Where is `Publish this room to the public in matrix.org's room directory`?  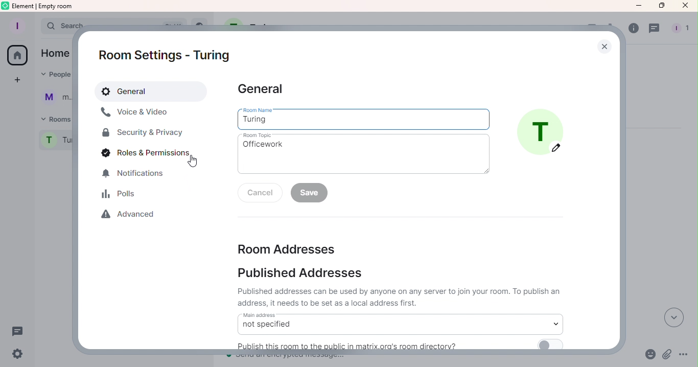
Publish this room to the public in matrix.org's room directory is located at coordinates (360, 345).